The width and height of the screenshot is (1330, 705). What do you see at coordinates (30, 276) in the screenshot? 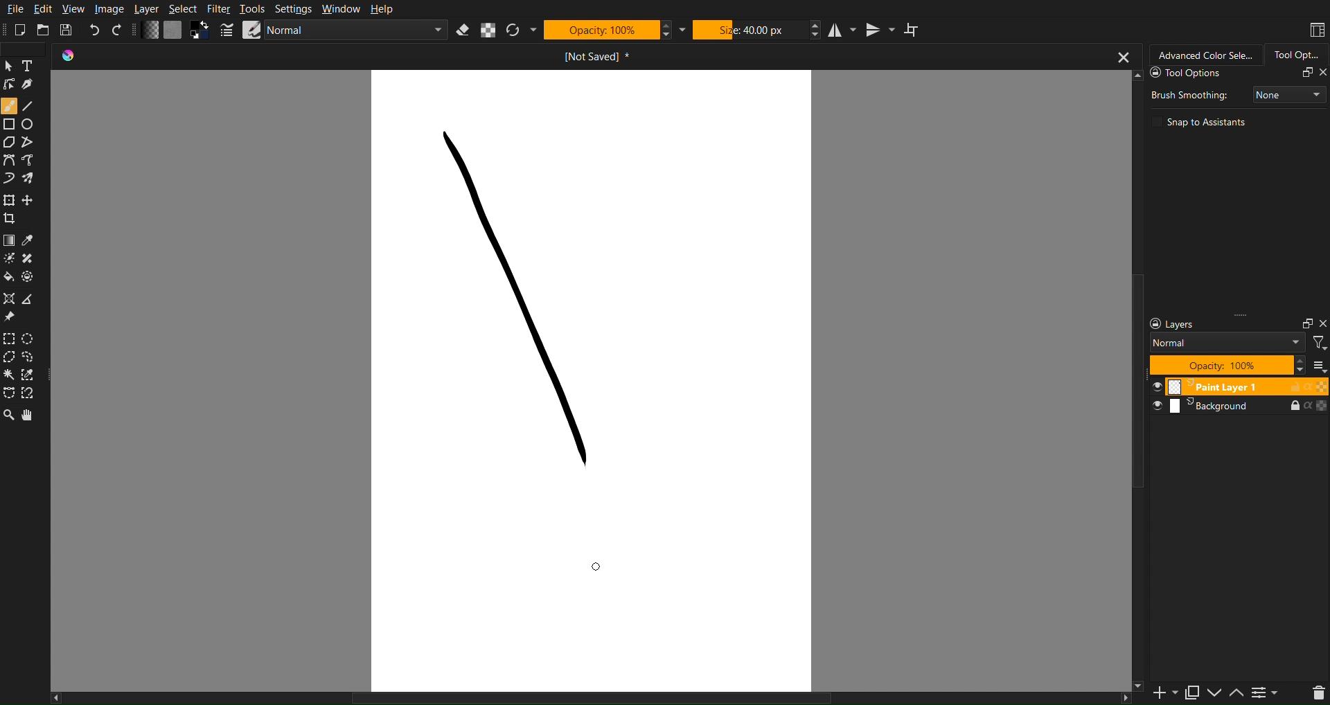
I see `Pallete` at bounding box center [30, 276].